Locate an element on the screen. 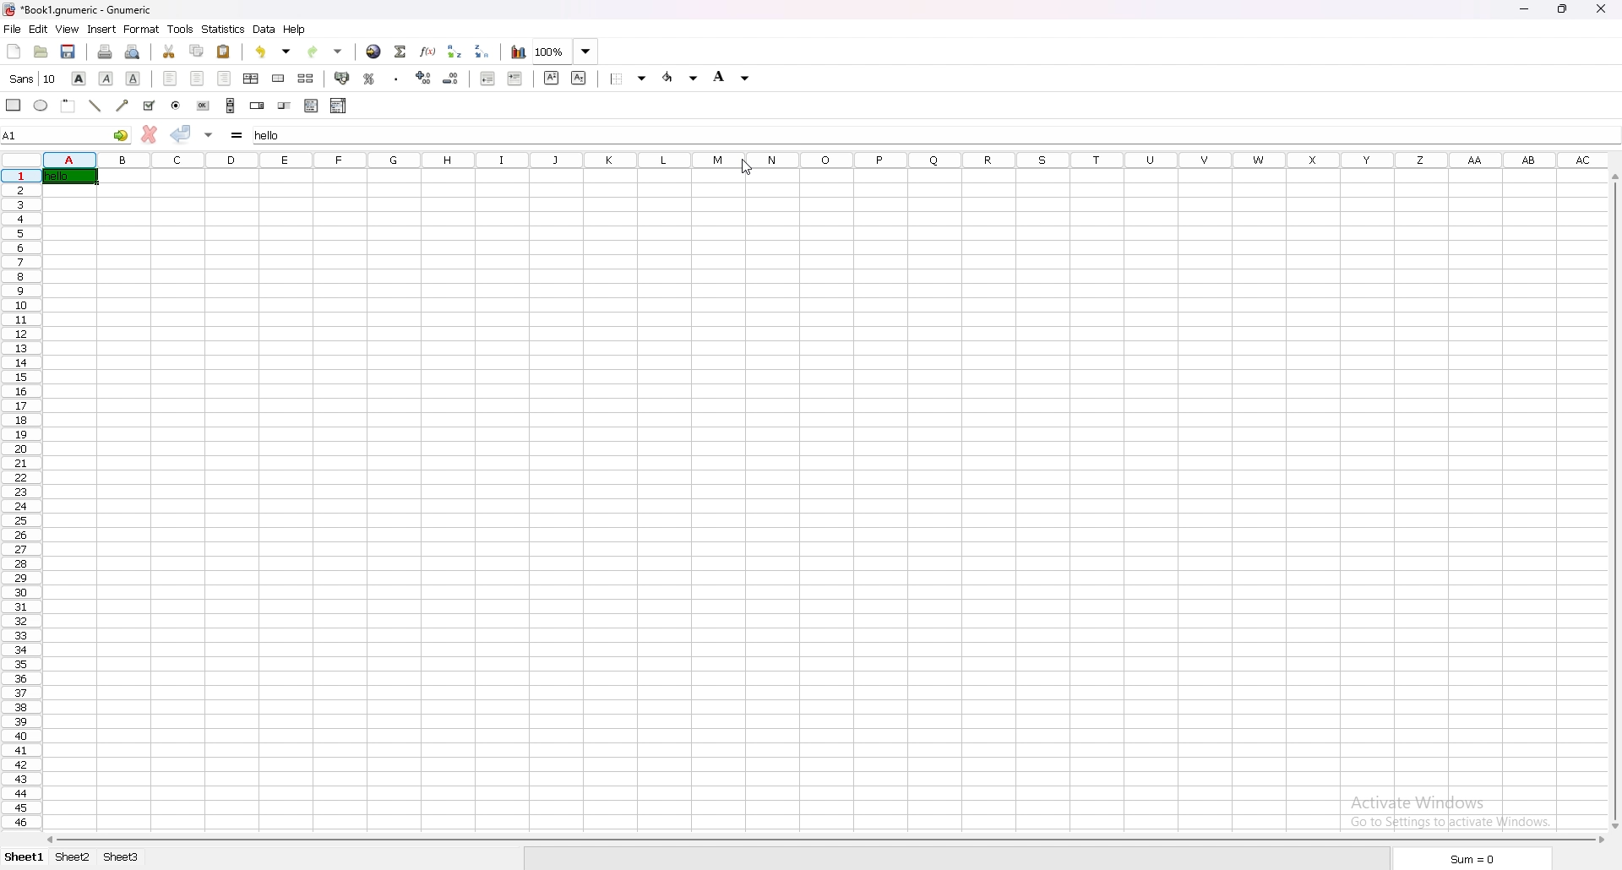  resize is located at coordinates (1563, 9).